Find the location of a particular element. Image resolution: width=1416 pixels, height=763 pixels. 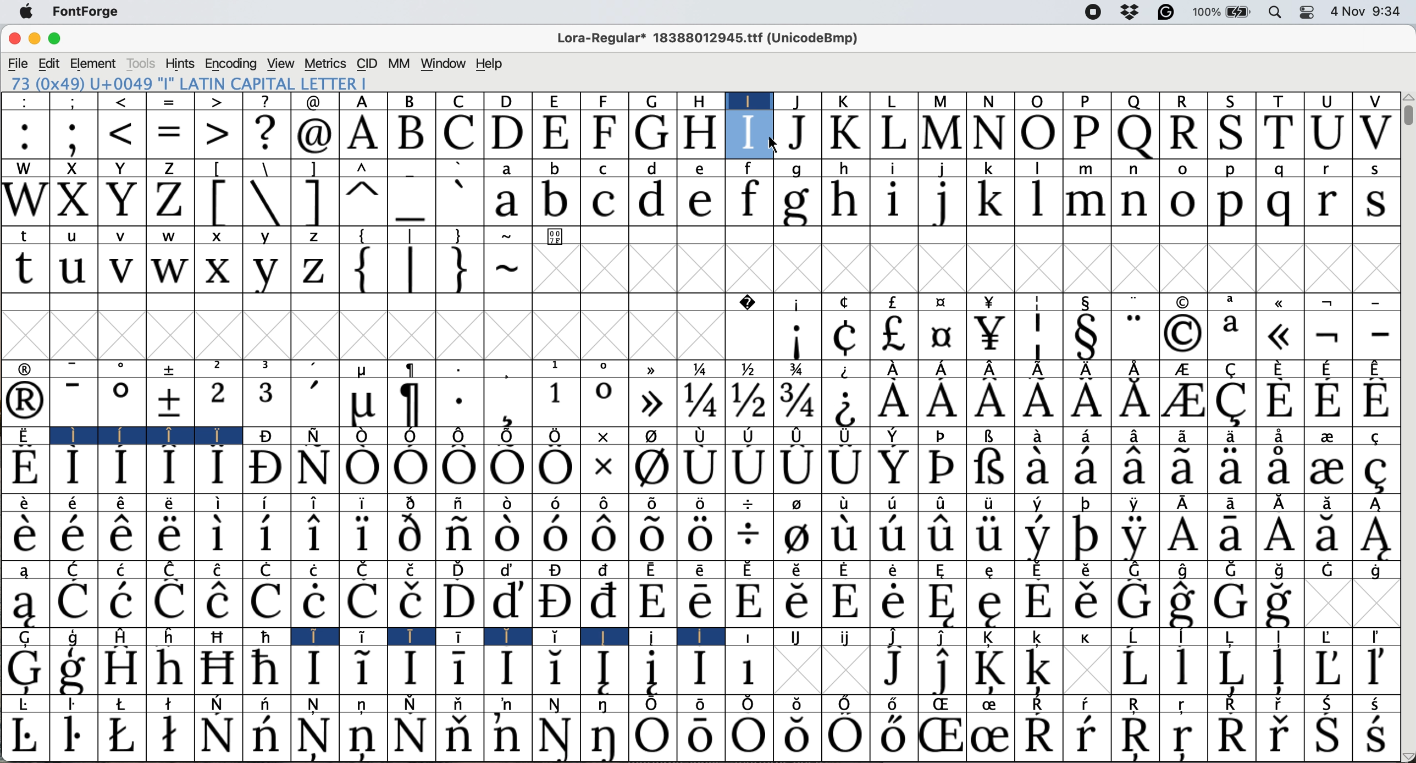

file is located at coordinates (17, 64).